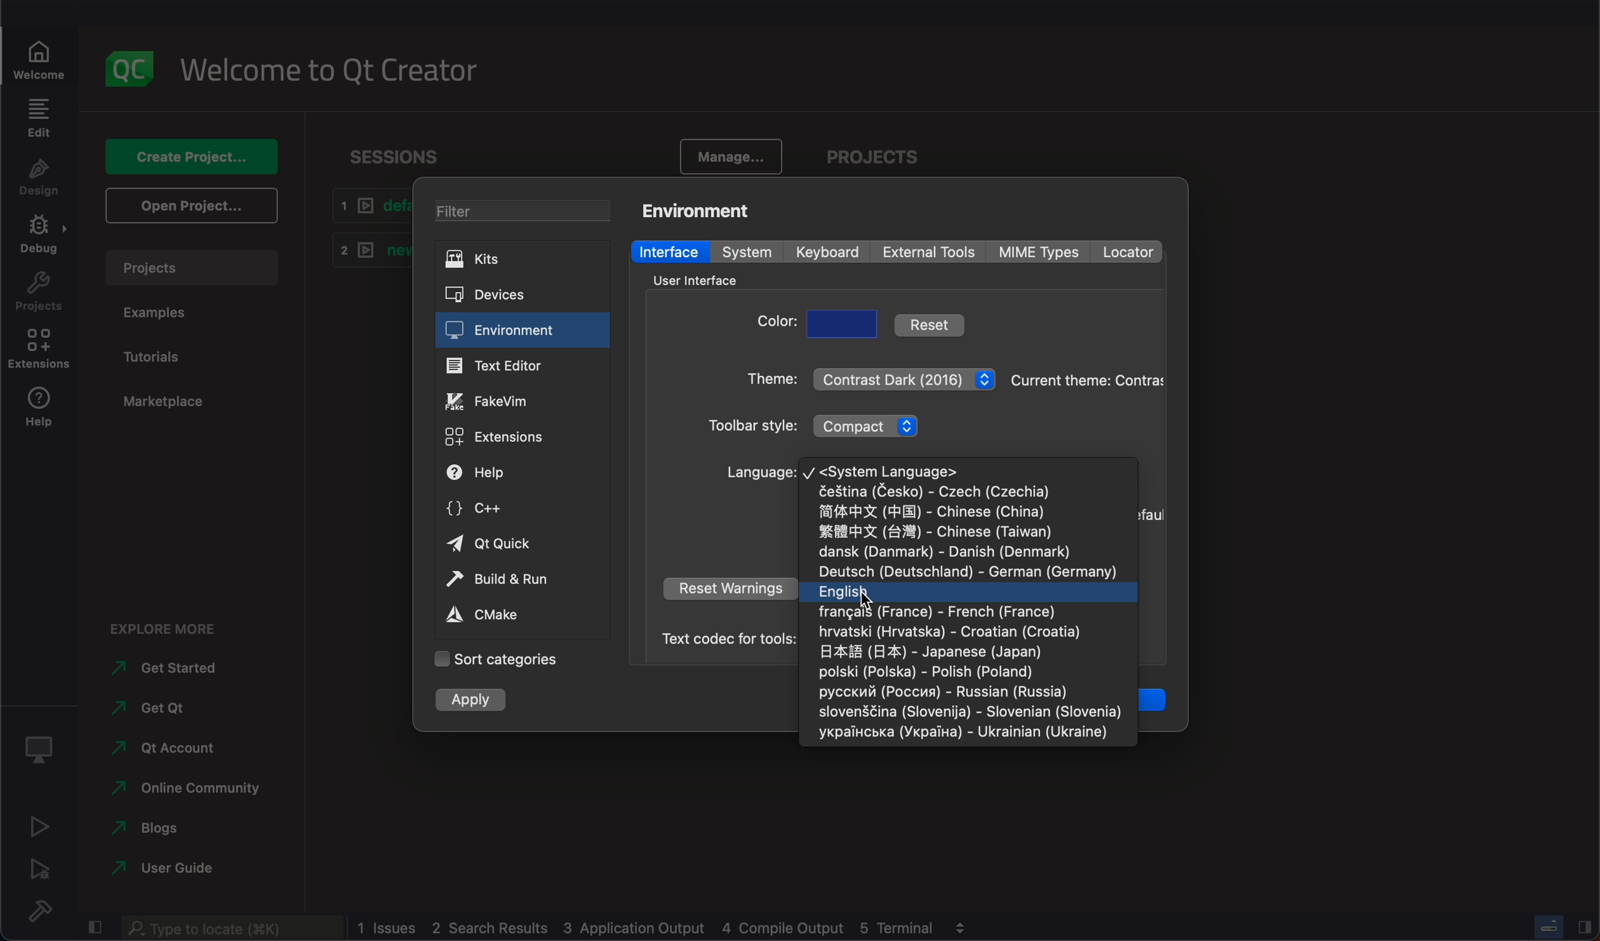 This screenshot has width=1600, height=941. Describe the element at coordinates (870, 158) in the screenshot. I see `project` at that location.